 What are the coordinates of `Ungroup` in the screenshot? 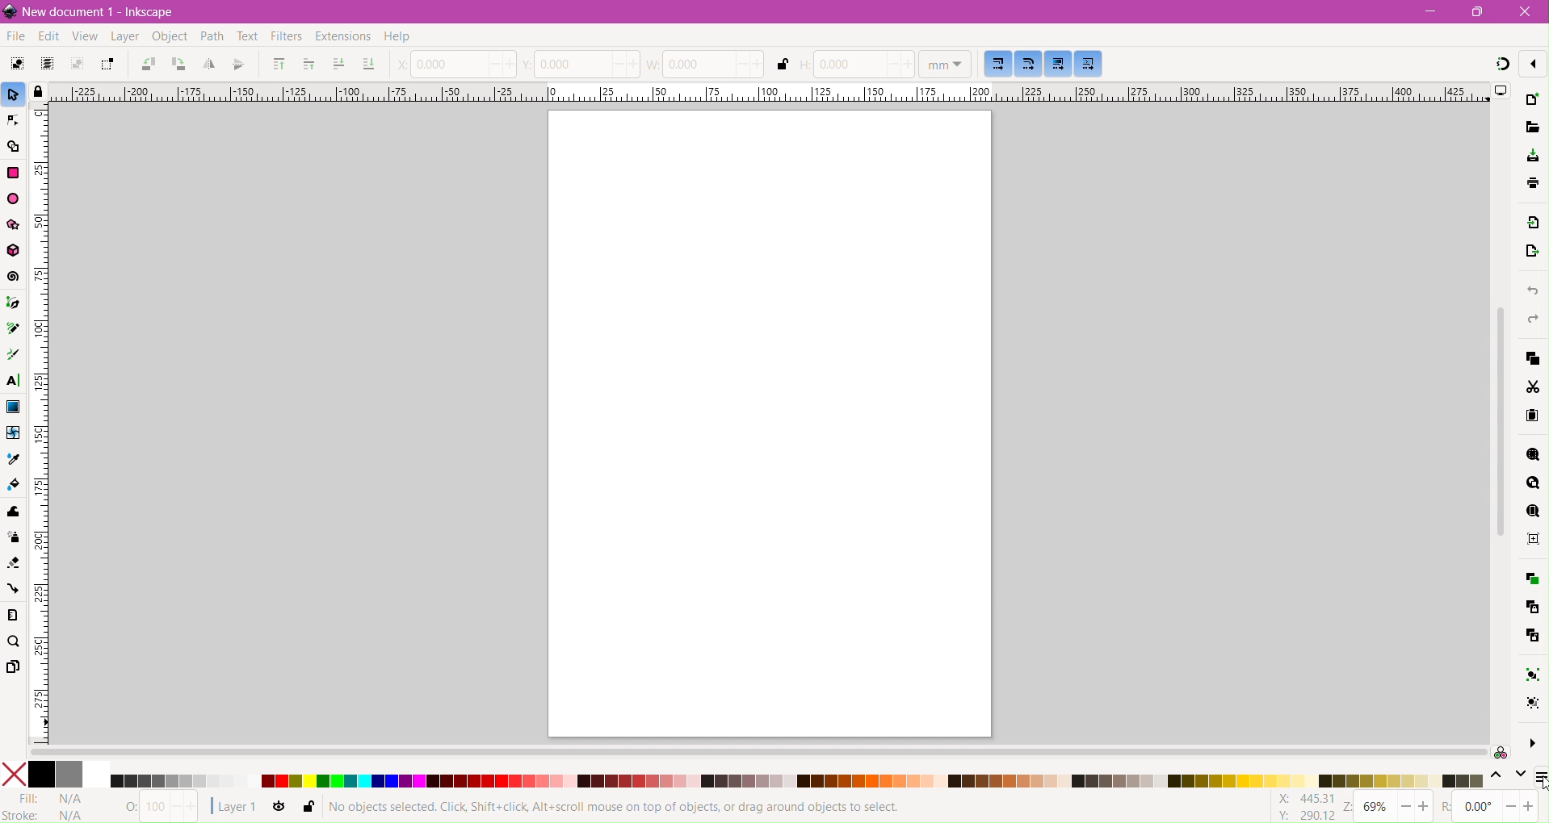 It's located at (1530, 703).